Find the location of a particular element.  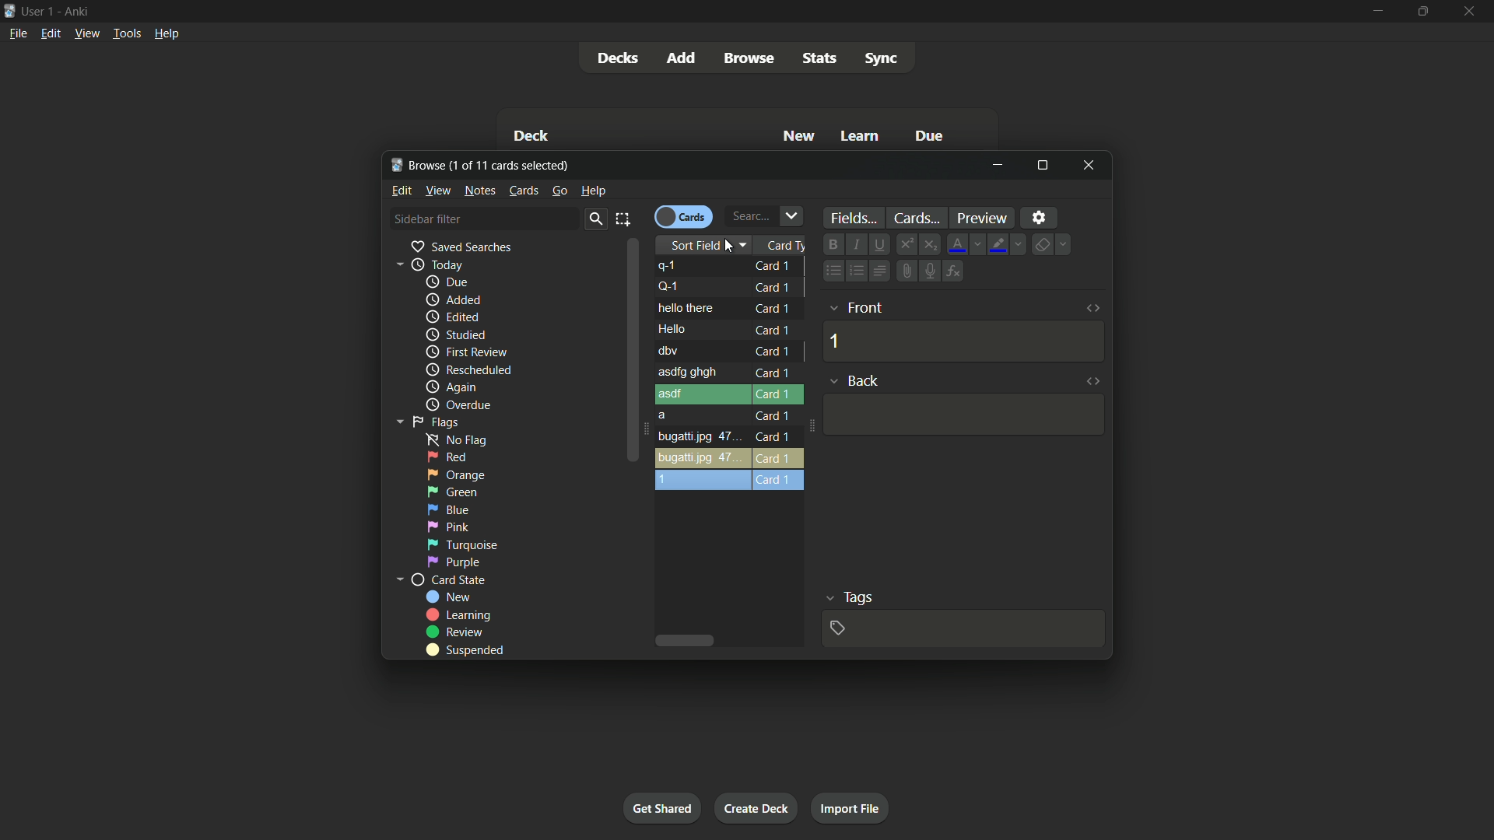

review is located at coordinates (459, 632).